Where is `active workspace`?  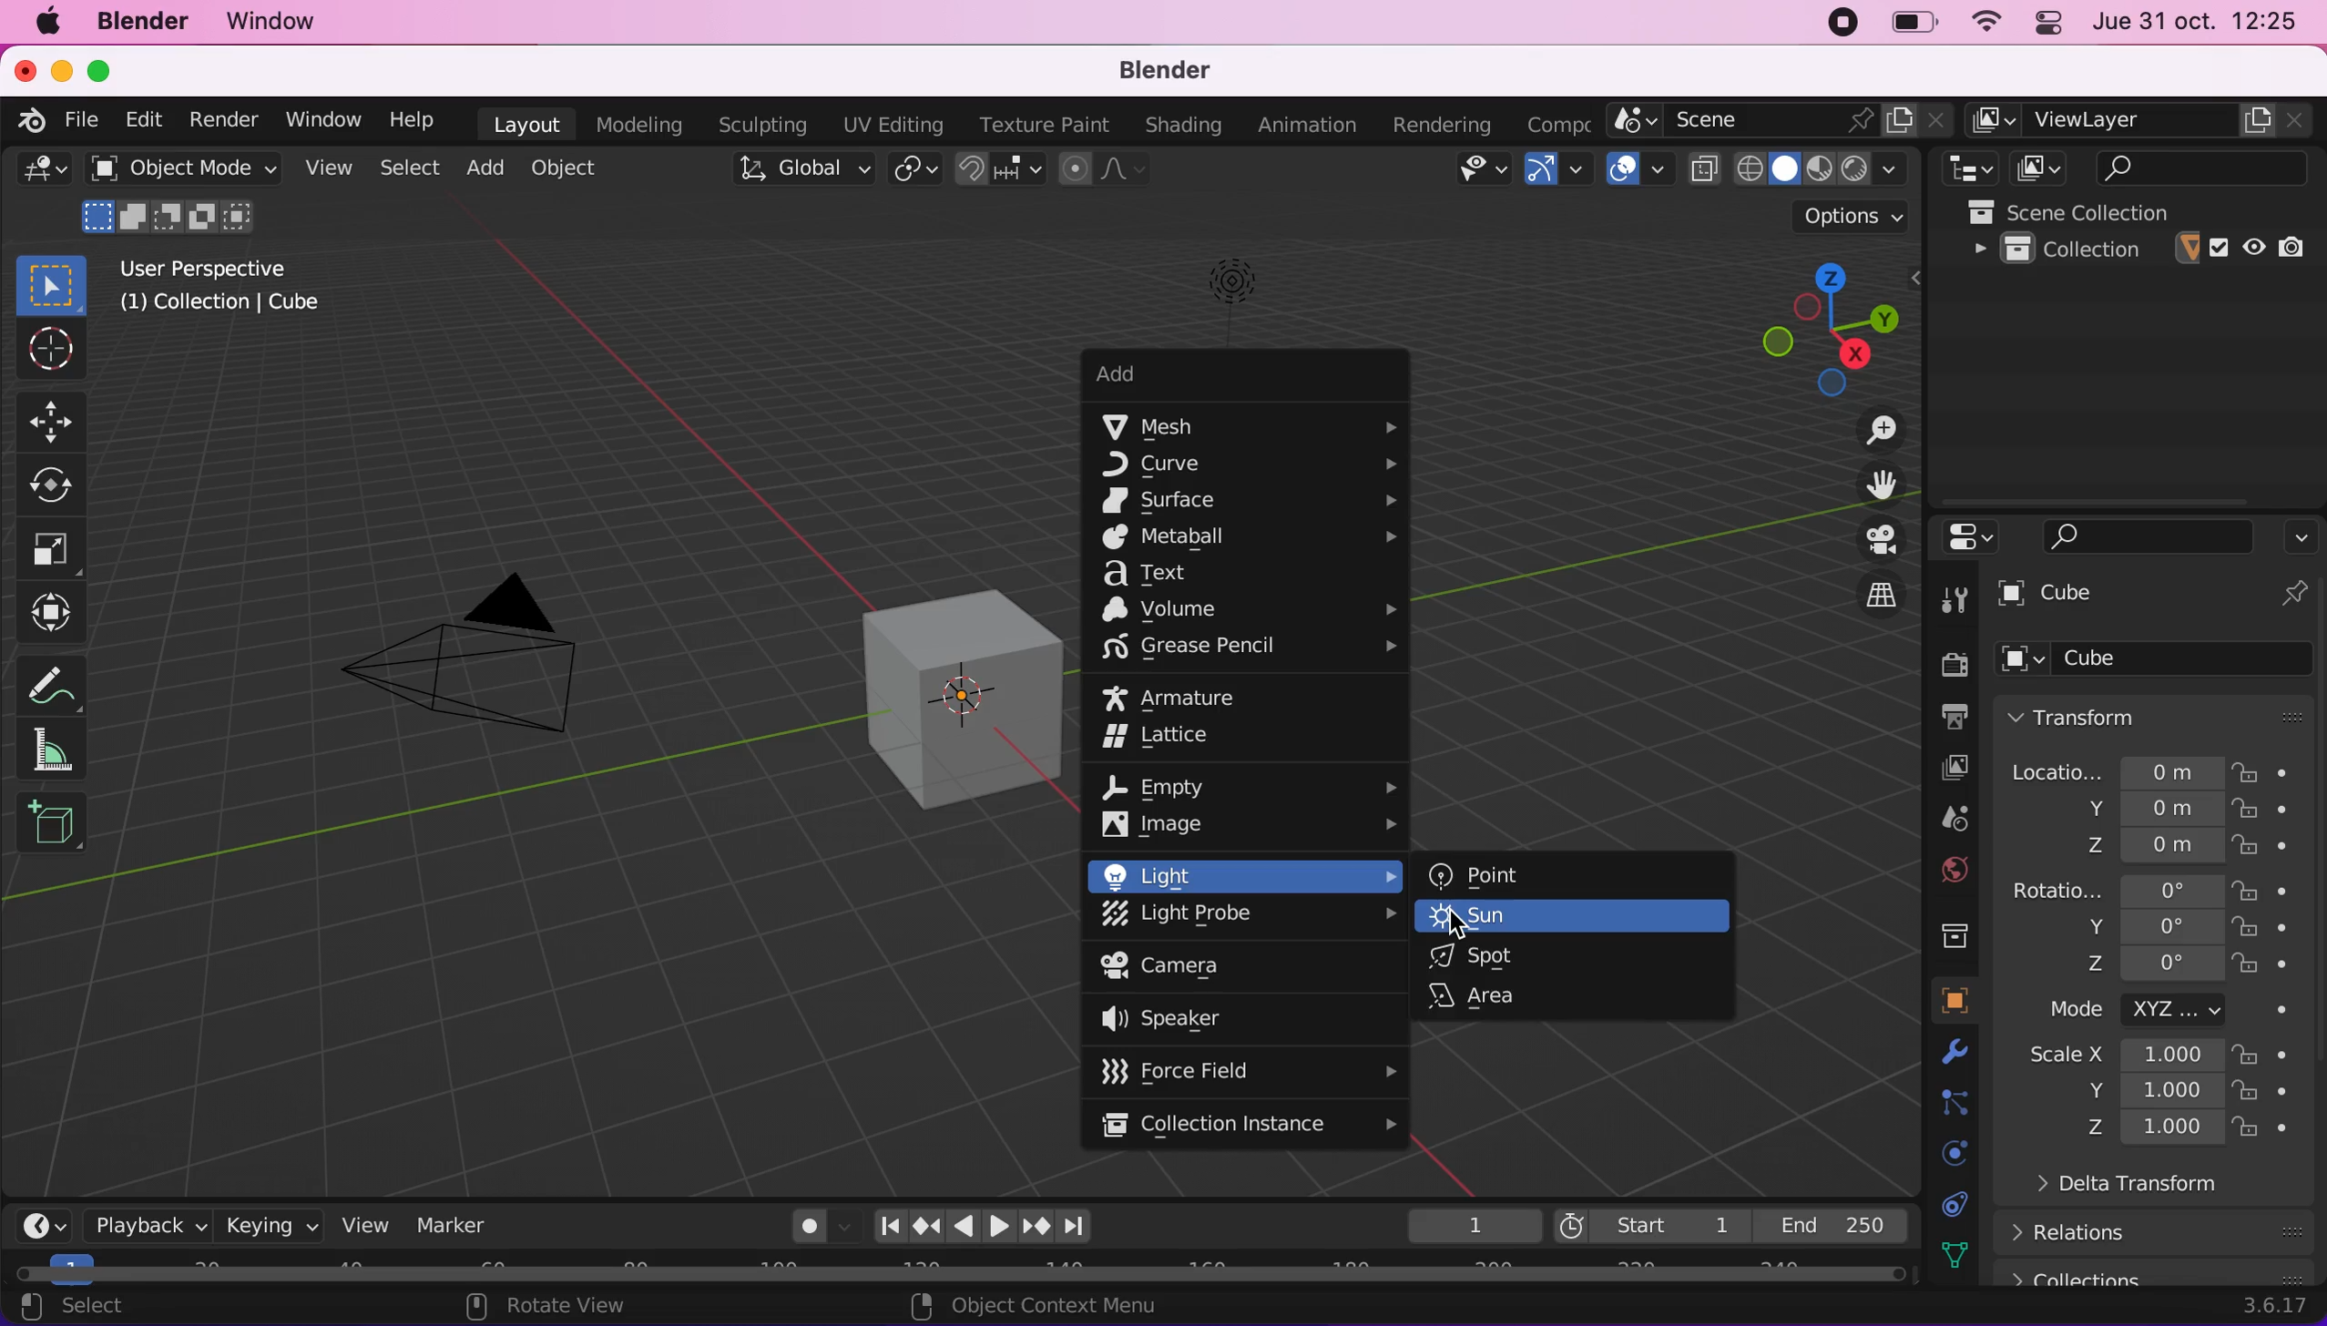 active workspace is located at coordinates (1550, 125).